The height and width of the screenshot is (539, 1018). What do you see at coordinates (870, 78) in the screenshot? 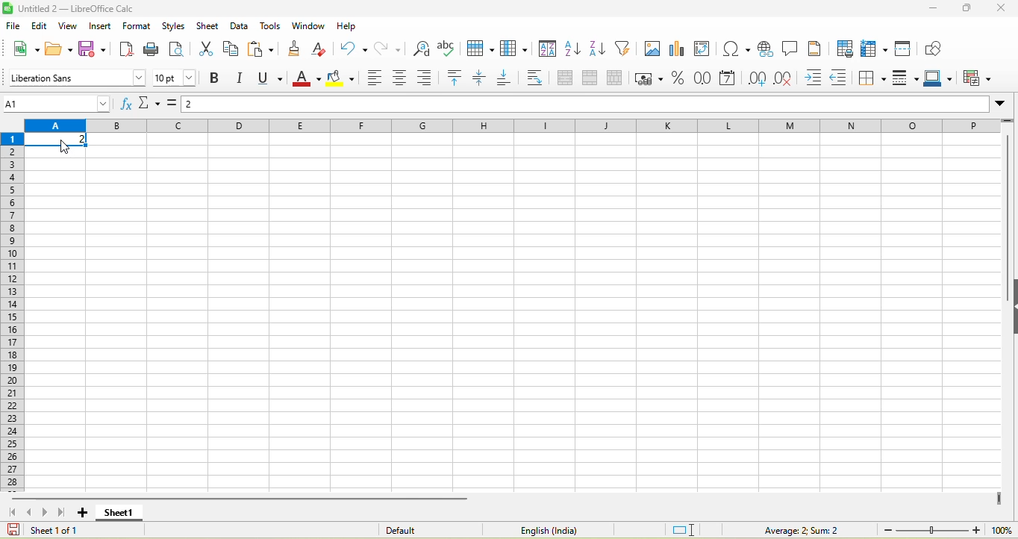
I see `borders` at bounding box center [870, 78].